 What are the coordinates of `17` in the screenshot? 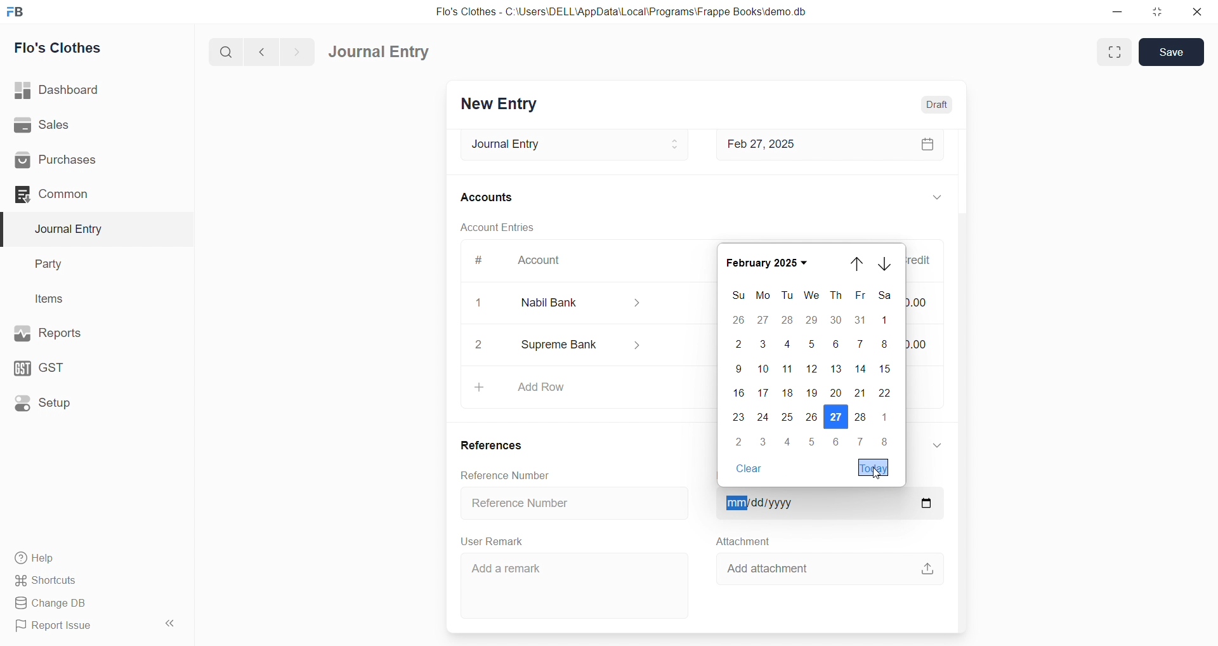 It's located at (763, 392).